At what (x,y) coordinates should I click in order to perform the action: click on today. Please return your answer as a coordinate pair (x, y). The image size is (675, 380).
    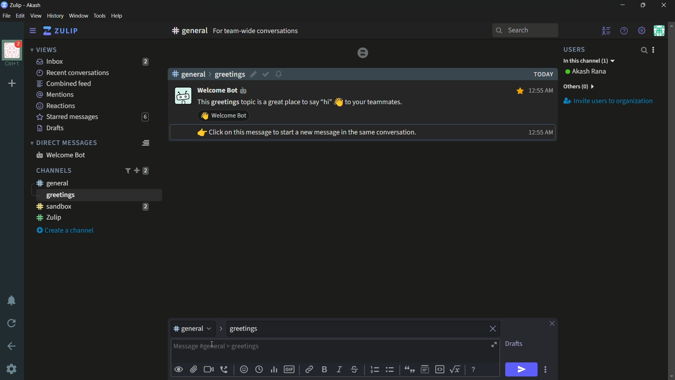
    Looking at the image, I should click on (541, 74).